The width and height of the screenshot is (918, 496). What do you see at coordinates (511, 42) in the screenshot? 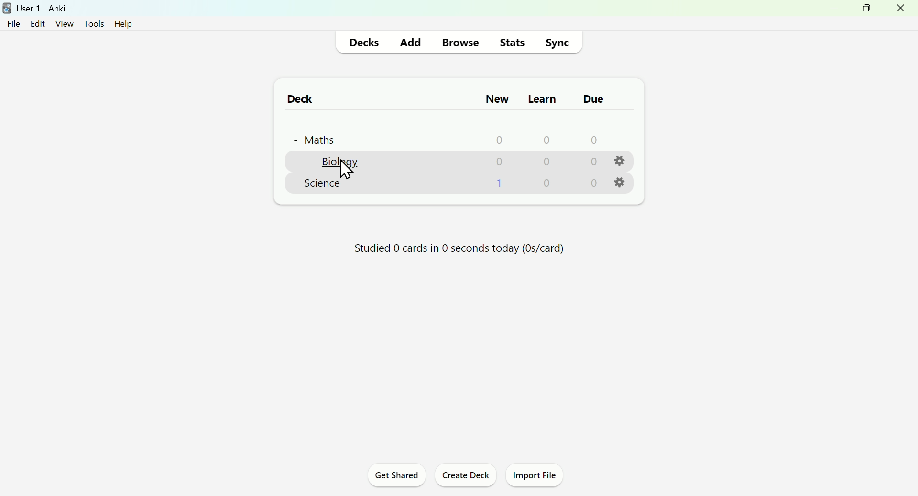
I see `Stats` at bounding box center [511, 42].